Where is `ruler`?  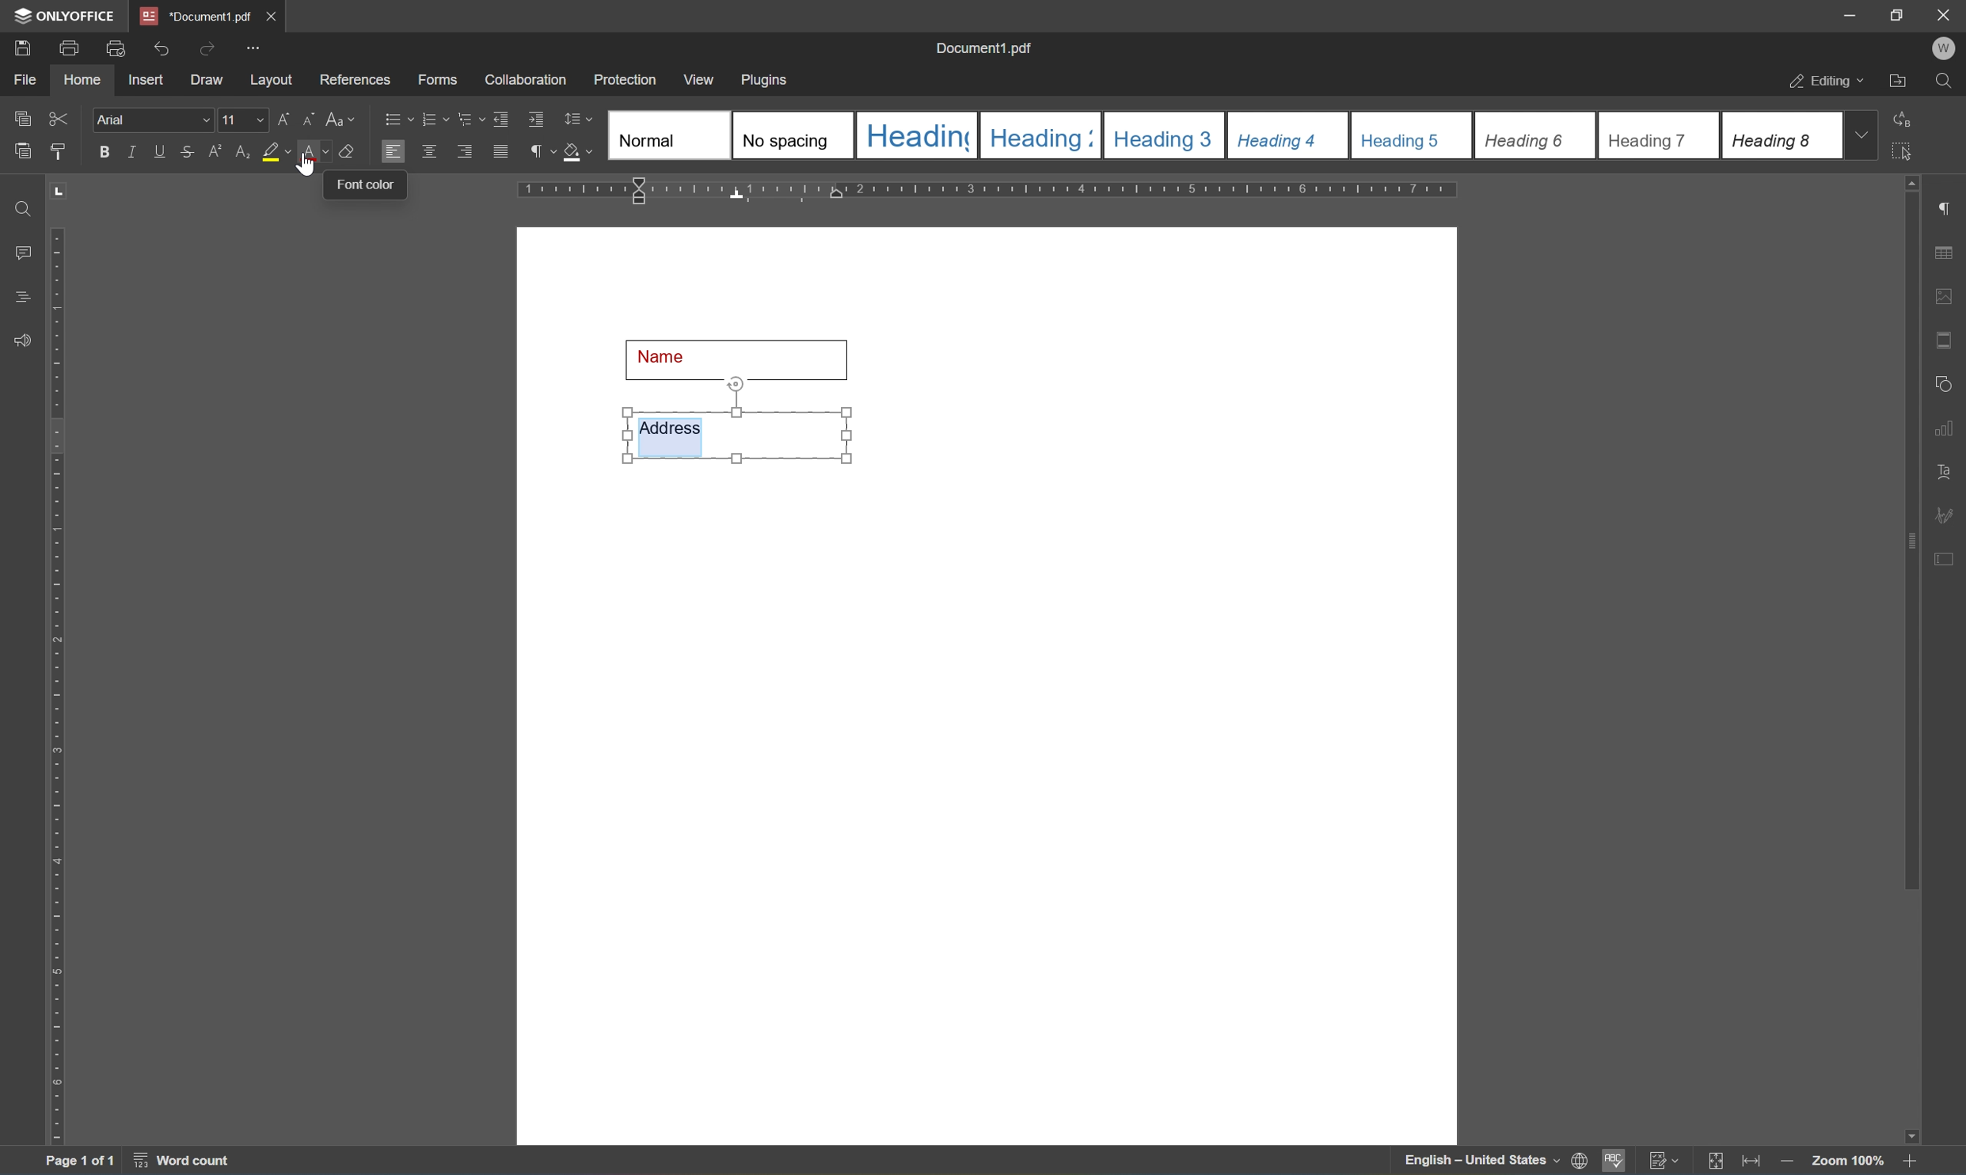
ruler is located at coordinates (991, 190).